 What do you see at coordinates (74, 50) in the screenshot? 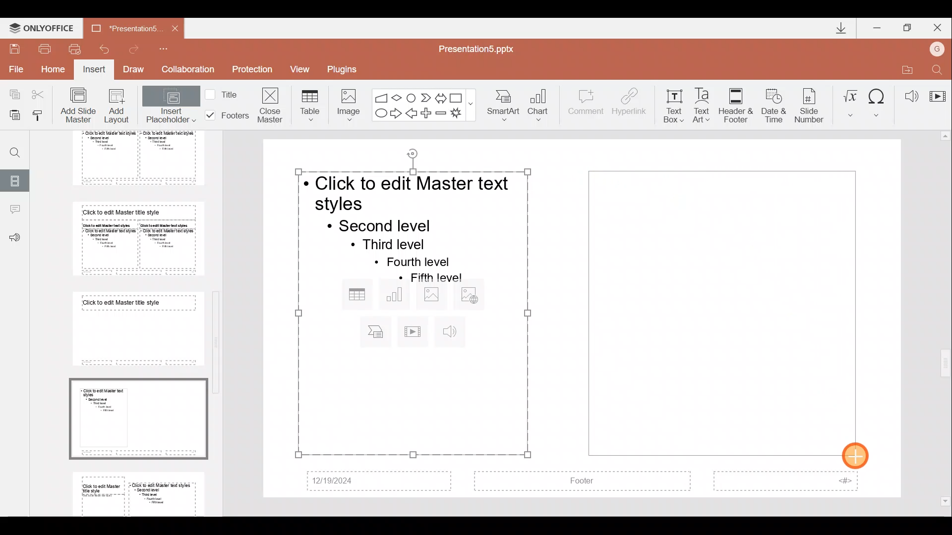
I see `Quick print` at bounding box center [74, 50].